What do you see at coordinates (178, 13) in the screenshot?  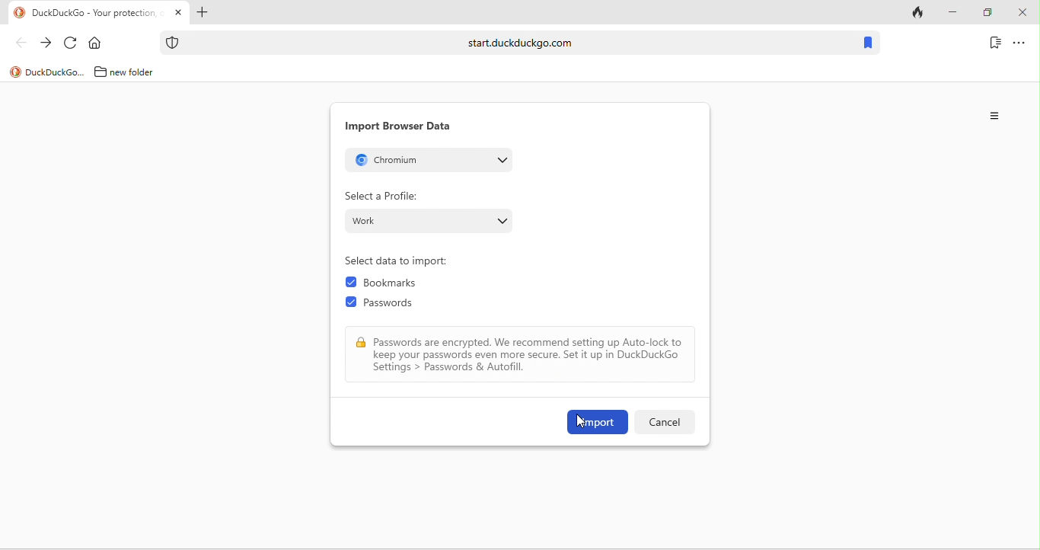 I see `close tab` at bounding box center [178, 13].